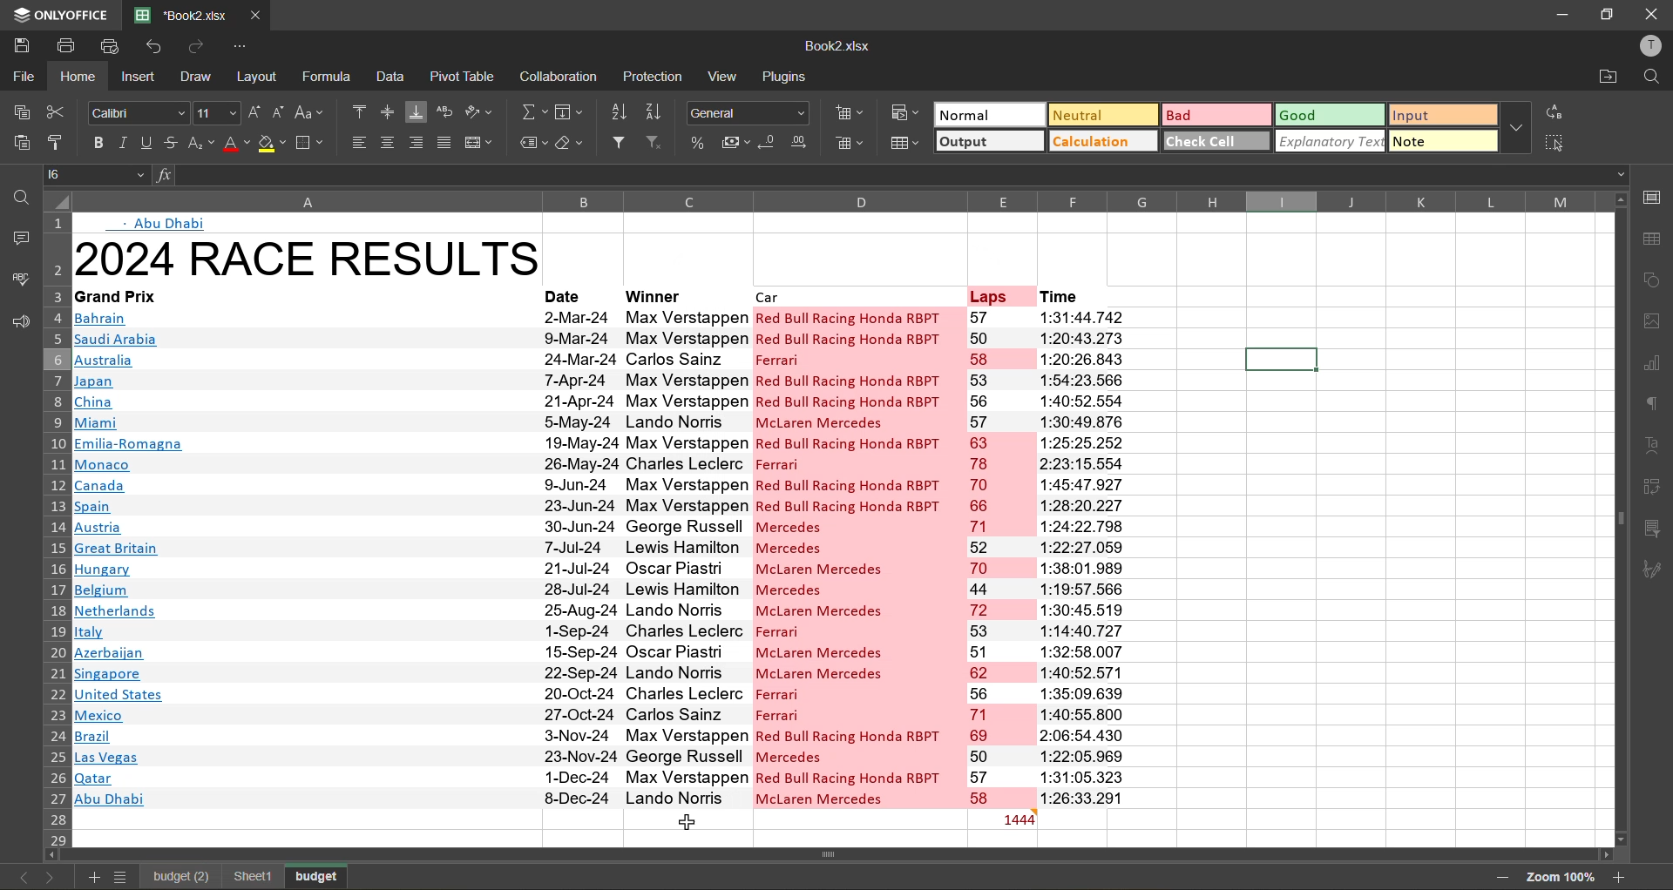 Image resolution: width=1673 pixels, height=890 pixels. Describe the element at coordinates (236, 145) in the screenshot. I see `font color` at that location.